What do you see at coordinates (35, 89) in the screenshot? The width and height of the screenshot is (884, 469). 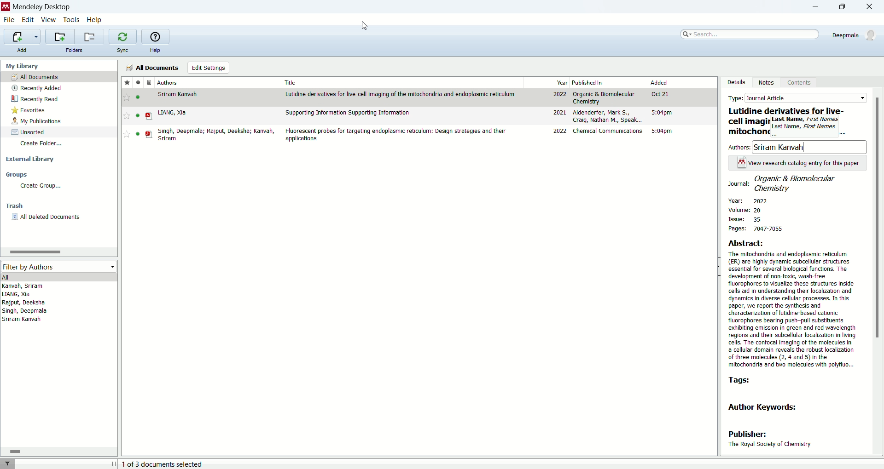 I see `recently added` at bounding box center [35, 89].